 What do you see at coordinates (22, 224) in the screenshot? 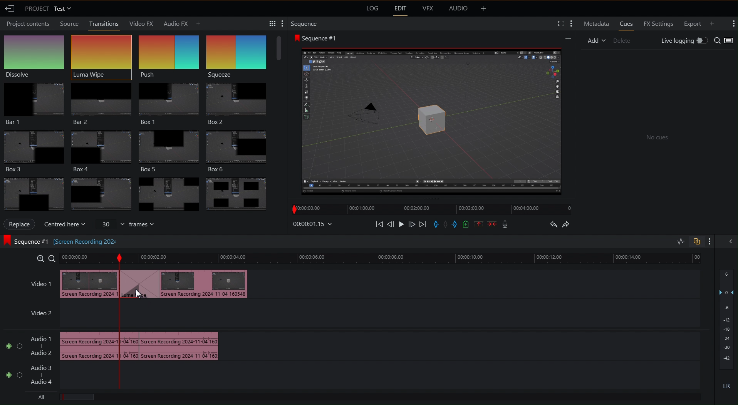
I see `Apply` at bounding box center [22, 224].